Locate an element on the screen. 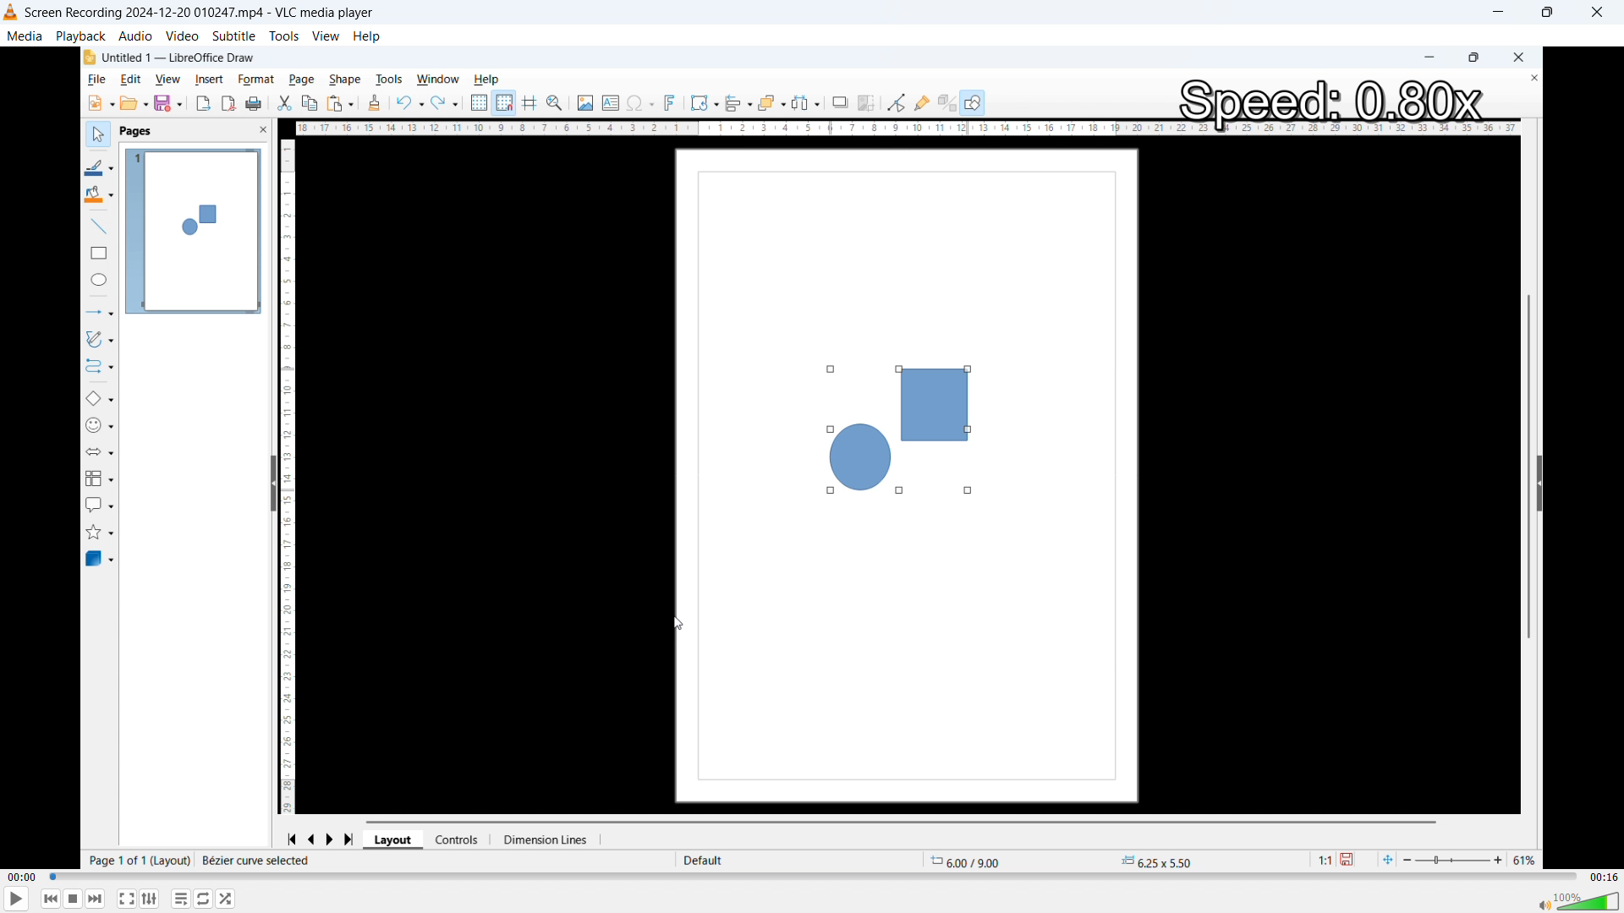 Image resolution: width=1624 pixels, height=913 pixels. Playback  is located at coordinates (80, 36).